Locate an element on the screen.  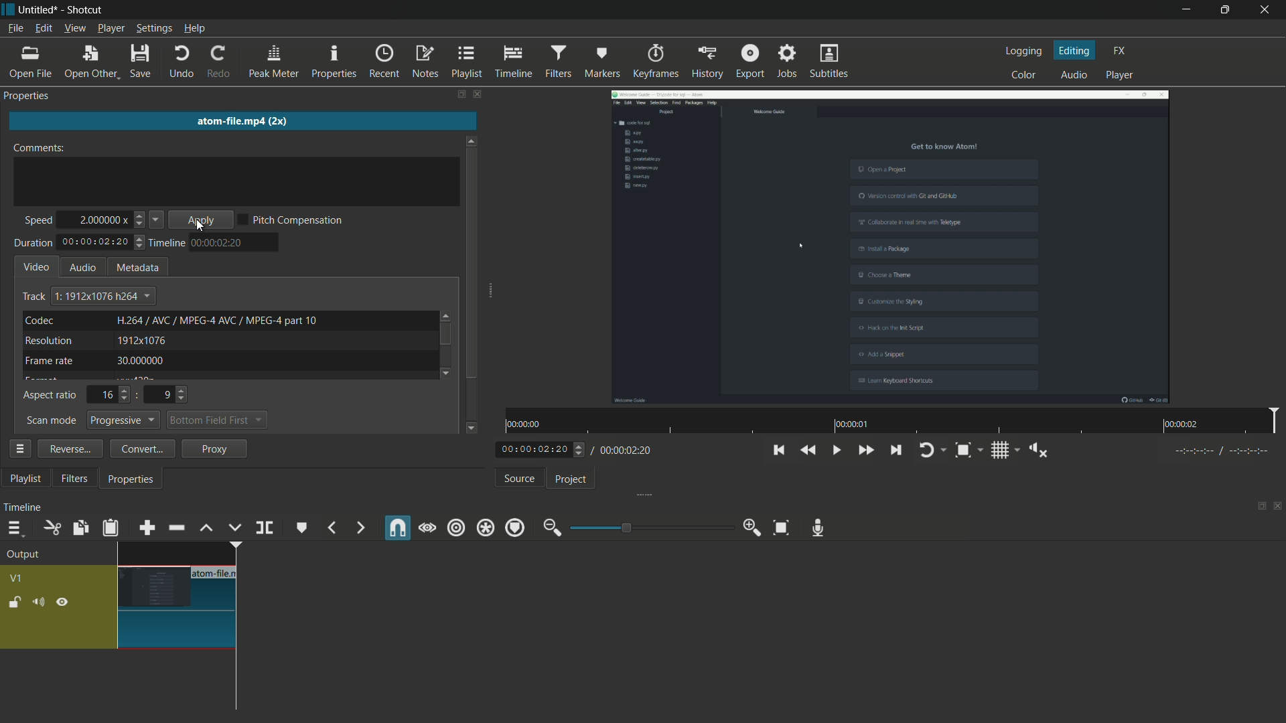
1912 is located at coordinates (142, 340).